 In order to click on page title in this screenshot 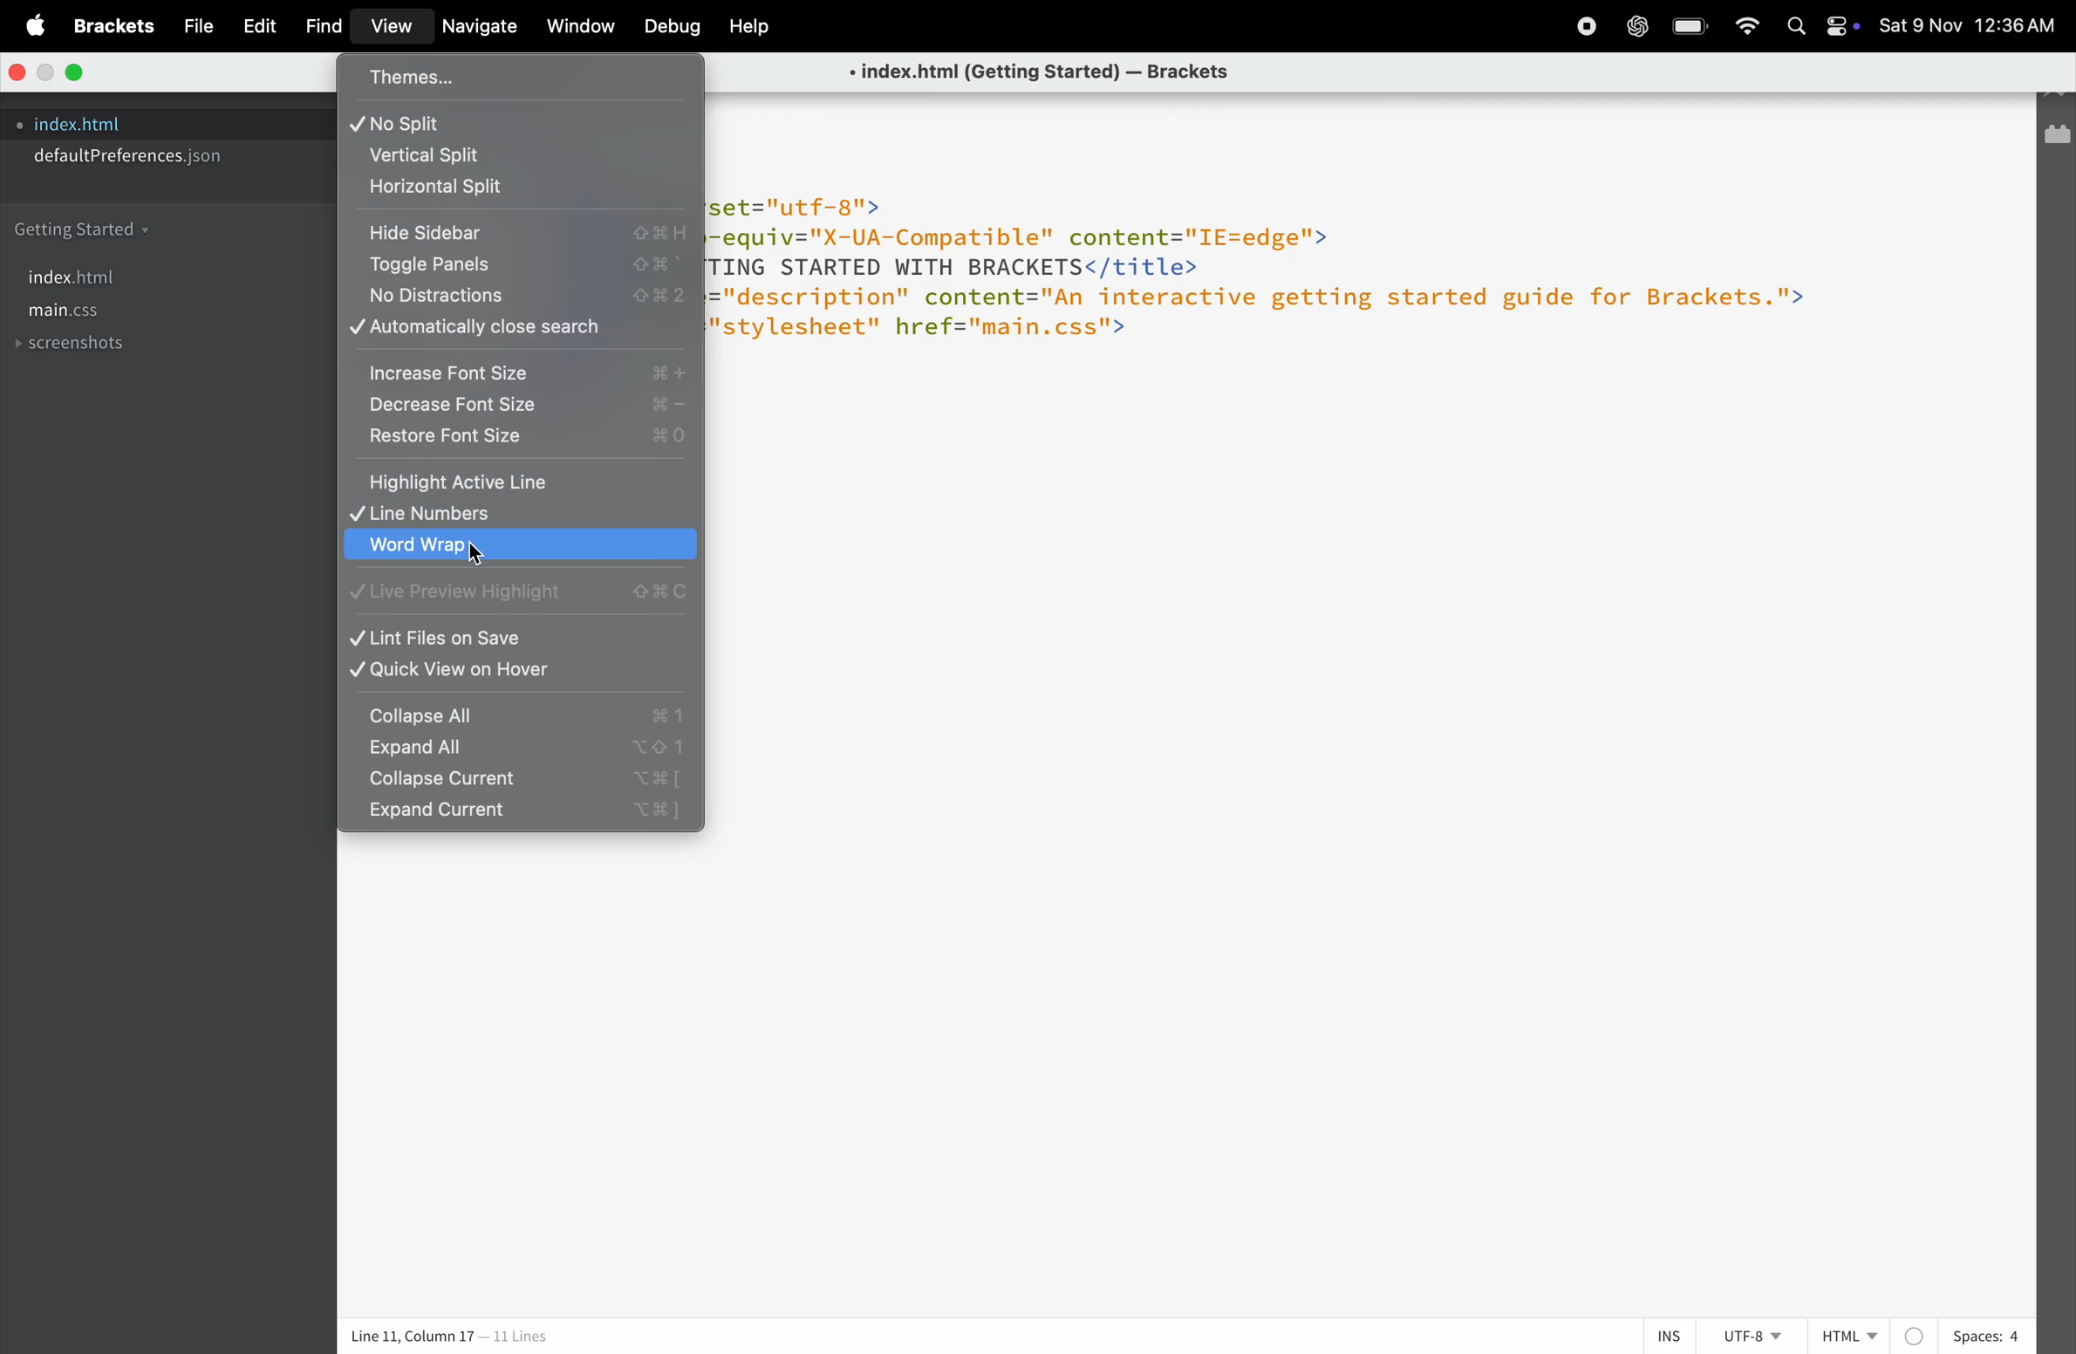, I will do `click(1031, 73)`.